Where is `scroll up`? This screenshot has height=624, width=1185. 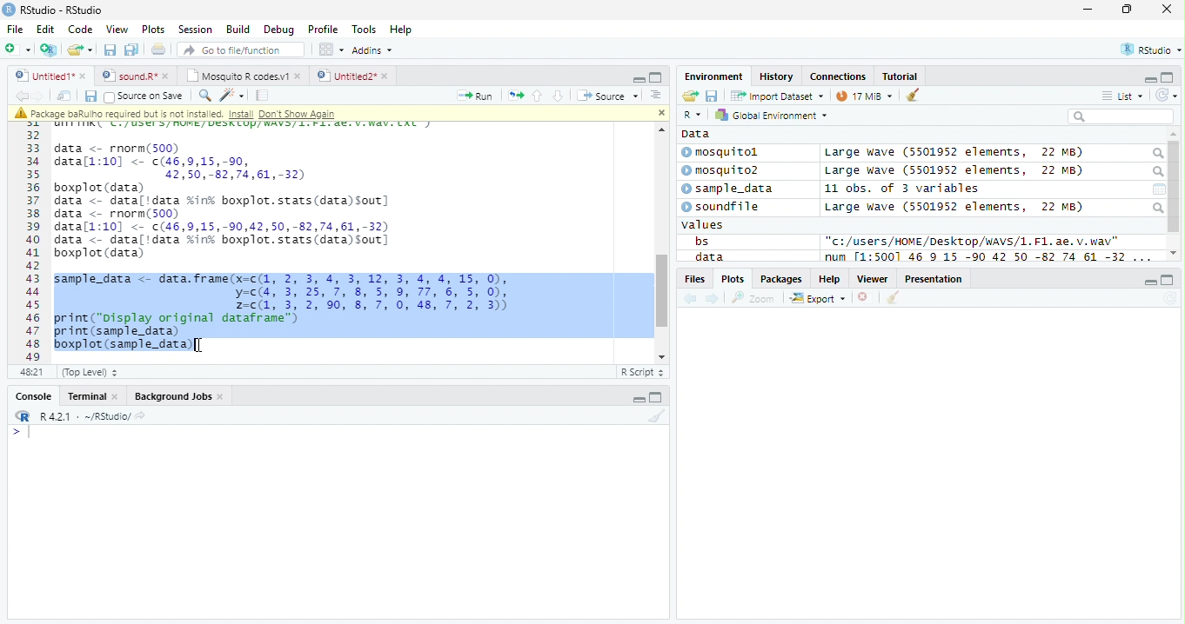
scroll up is located at coordinates (659, 129).